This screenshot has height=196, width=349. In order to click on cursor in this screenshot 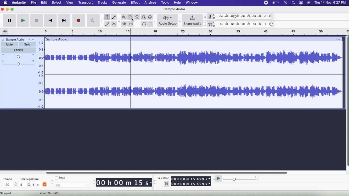, I will do `click(135, 20)`.